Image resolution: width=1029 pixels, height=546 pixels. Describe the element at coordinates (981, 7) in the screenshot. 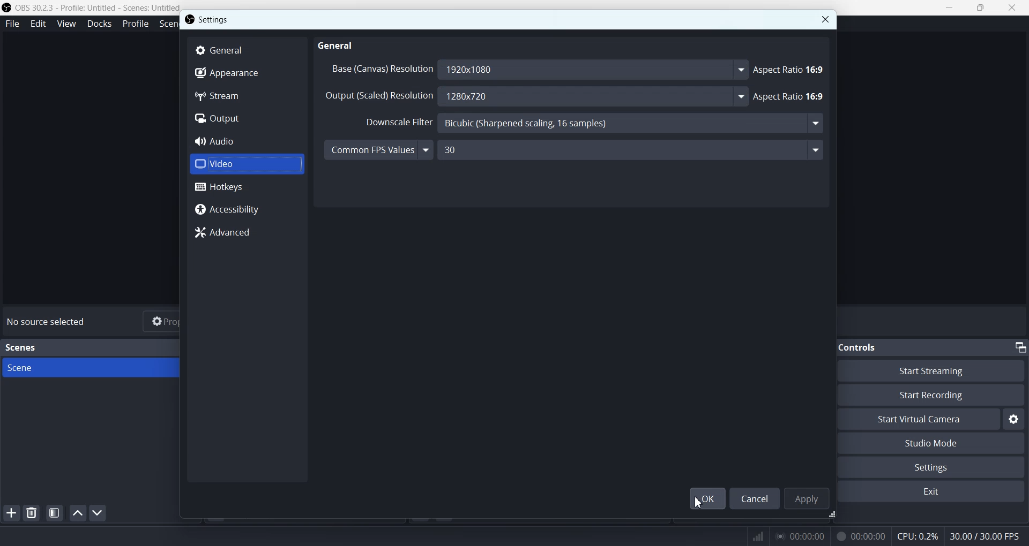

I see `Maximize` at that location.